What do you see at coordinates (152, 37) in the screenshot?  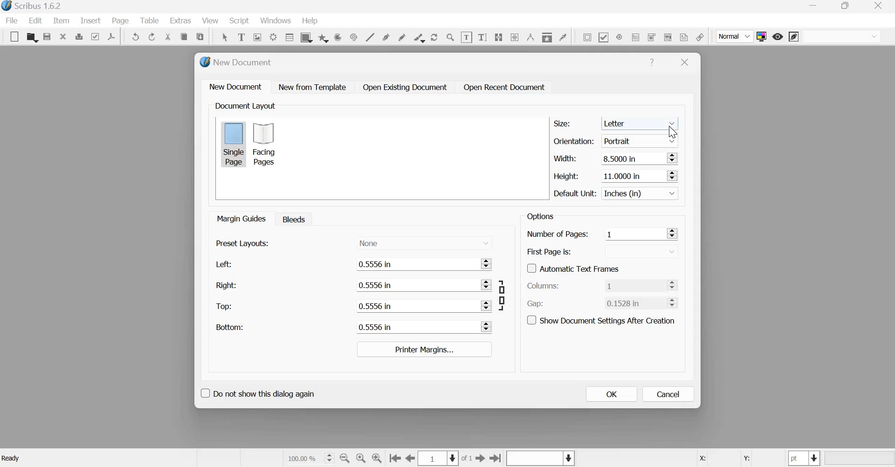 I see `Redo` at bounding box center [152, 37].